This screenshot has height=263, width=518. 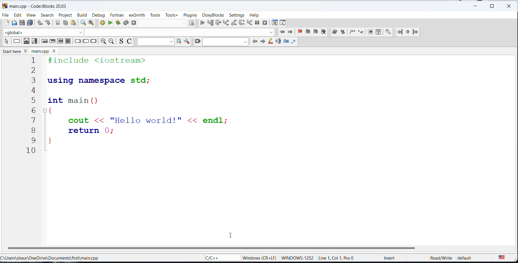 What do you see at coordinates (217, 257) in the screenshot?
I see `language` at bounding box center [217, 257].